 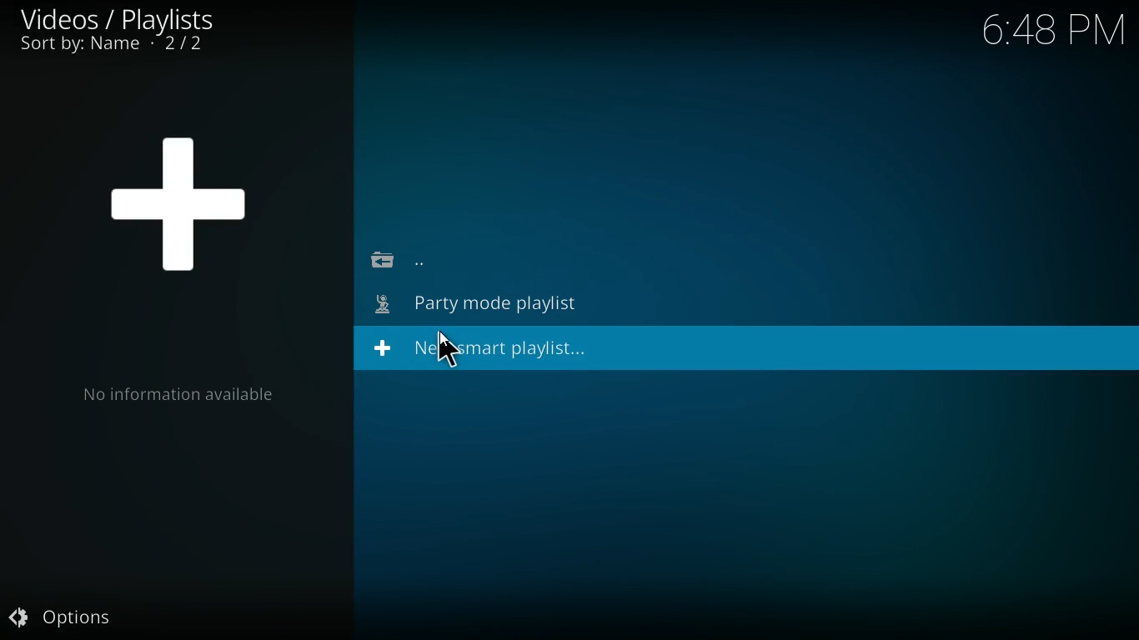 What do you see at coordinates (449, 349) in the screenshot?
I see `cursor` at bounding box center [449, 349].